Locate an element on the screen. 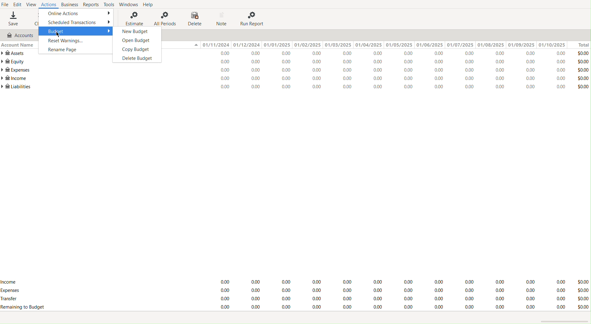 The height and width of the screenshot is (324, 591). Run Report is located at coordinates (254, 19).